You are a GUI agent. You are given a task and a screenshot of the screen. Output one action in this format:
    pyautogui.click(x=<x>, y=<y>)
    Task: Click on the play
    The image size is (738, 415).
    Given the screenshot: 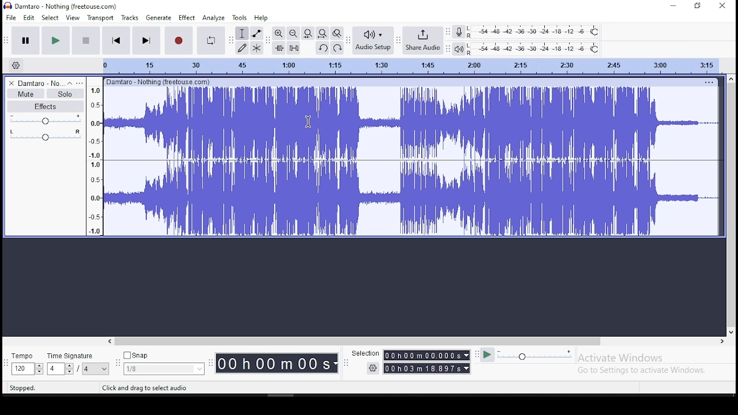 What is the action you would take?
    pyautogui.click(x=58, y=40)
    